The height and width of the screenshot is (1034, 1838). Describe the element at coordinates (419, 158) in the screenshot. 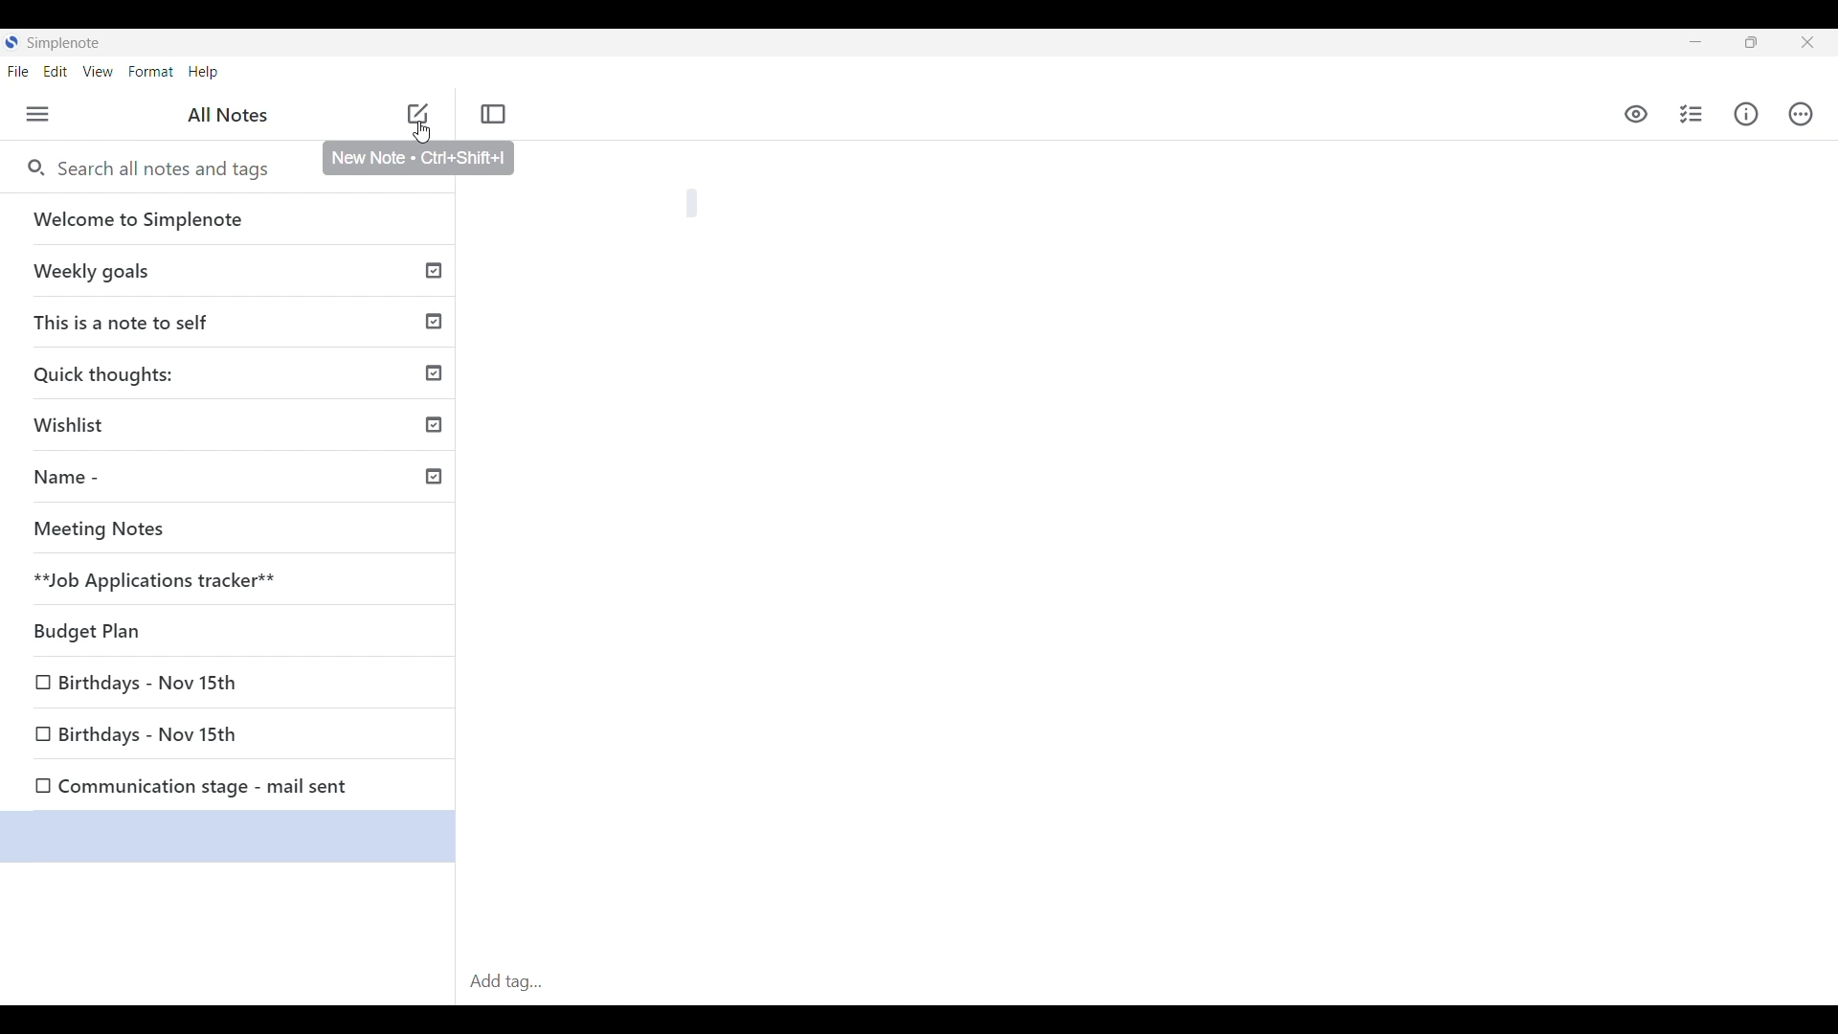

I see `New Note - Ctri+Shift+I` at that location.